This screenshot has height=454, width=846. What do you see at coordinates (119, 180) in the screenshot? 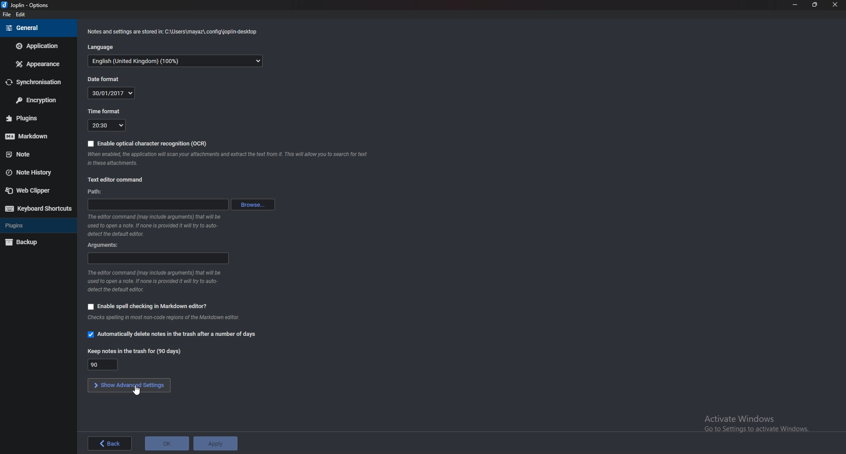
I see `Text editor command` at bounding box center [119, 180].